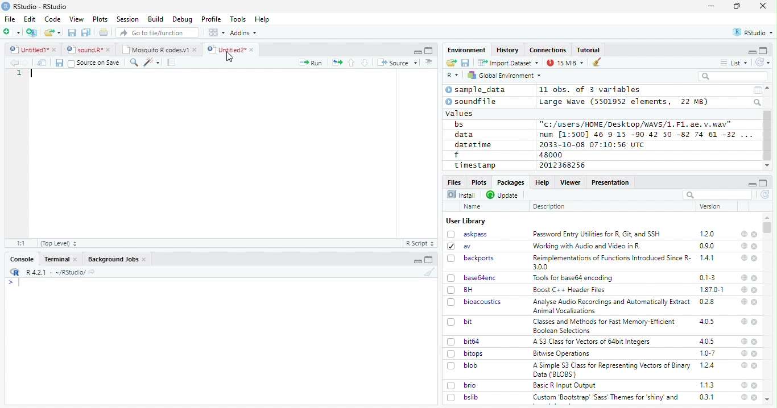  I want to click on Plots, so click(478, 182).